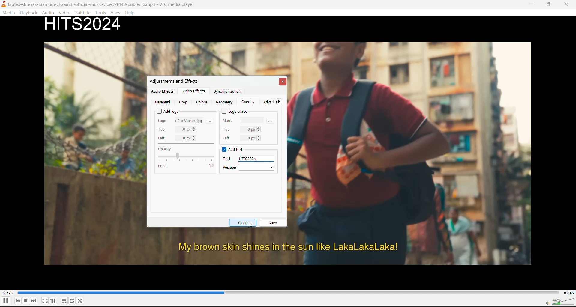 The image size is (576, 307). I want to click on view, so click(116, 13).